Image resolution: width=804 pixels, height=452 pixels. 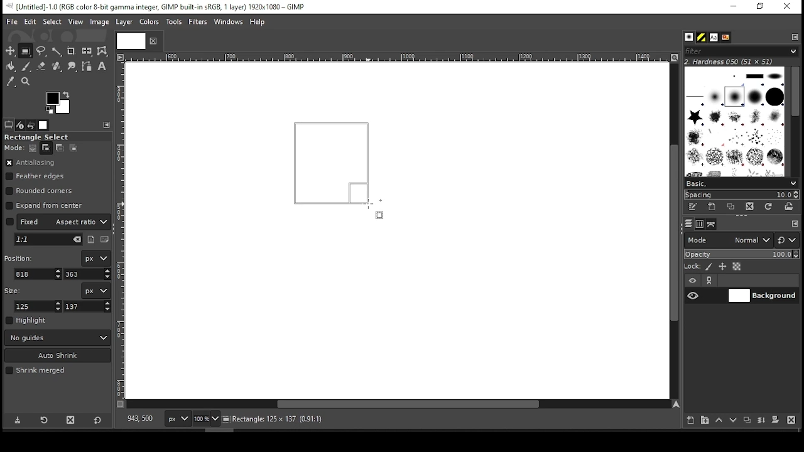 What do you see at coordinates (102, 51) in the screenshot?
I see `warp transform tool` at bounding box center [102, 51].